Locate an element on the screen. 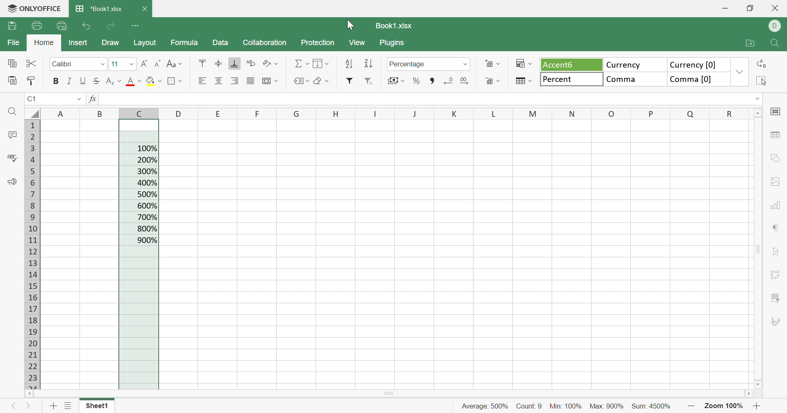 The image size is (787, 413). Find is located at coordinates (776, 44).